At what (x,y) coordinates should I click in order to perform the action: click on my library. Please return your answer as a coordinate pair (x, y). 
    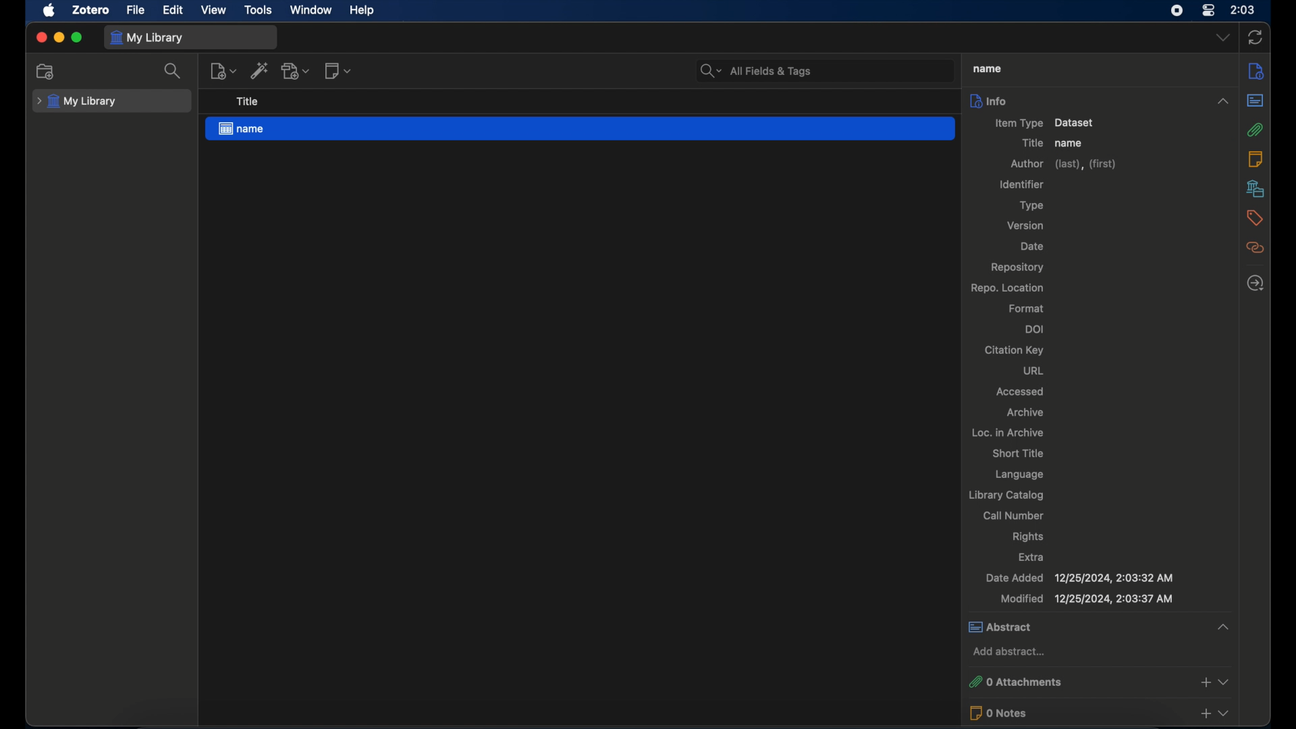
    Looking at the image, I should click on (149, 38).